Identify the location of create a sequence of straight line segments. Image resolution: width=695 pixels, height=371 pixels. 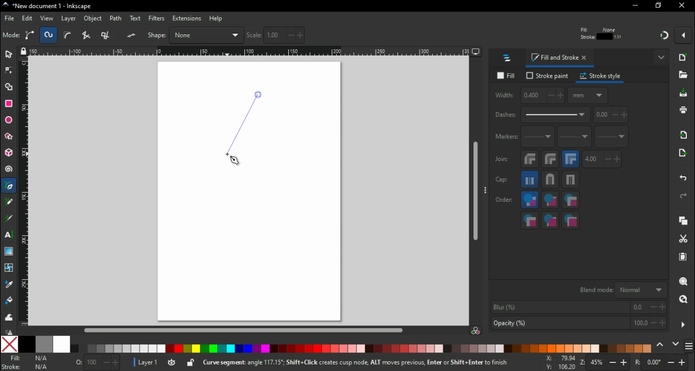
(88, 35).